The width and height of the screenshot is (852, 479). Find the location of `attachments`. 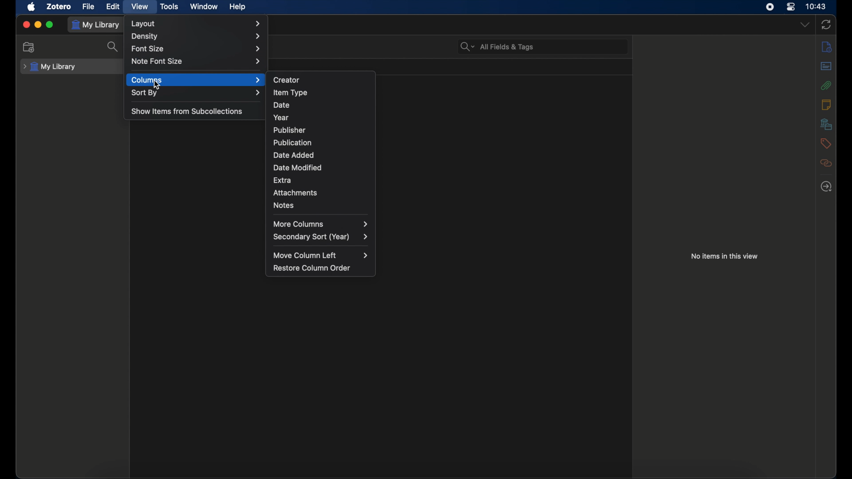

attachments is located at coordinates (826, 85).